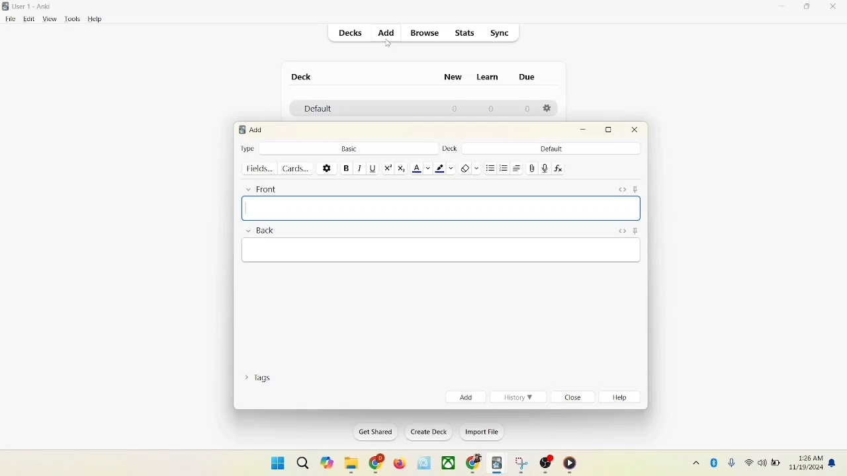 The image size is (847, 476). I want to click on stats, so click(466, 34).